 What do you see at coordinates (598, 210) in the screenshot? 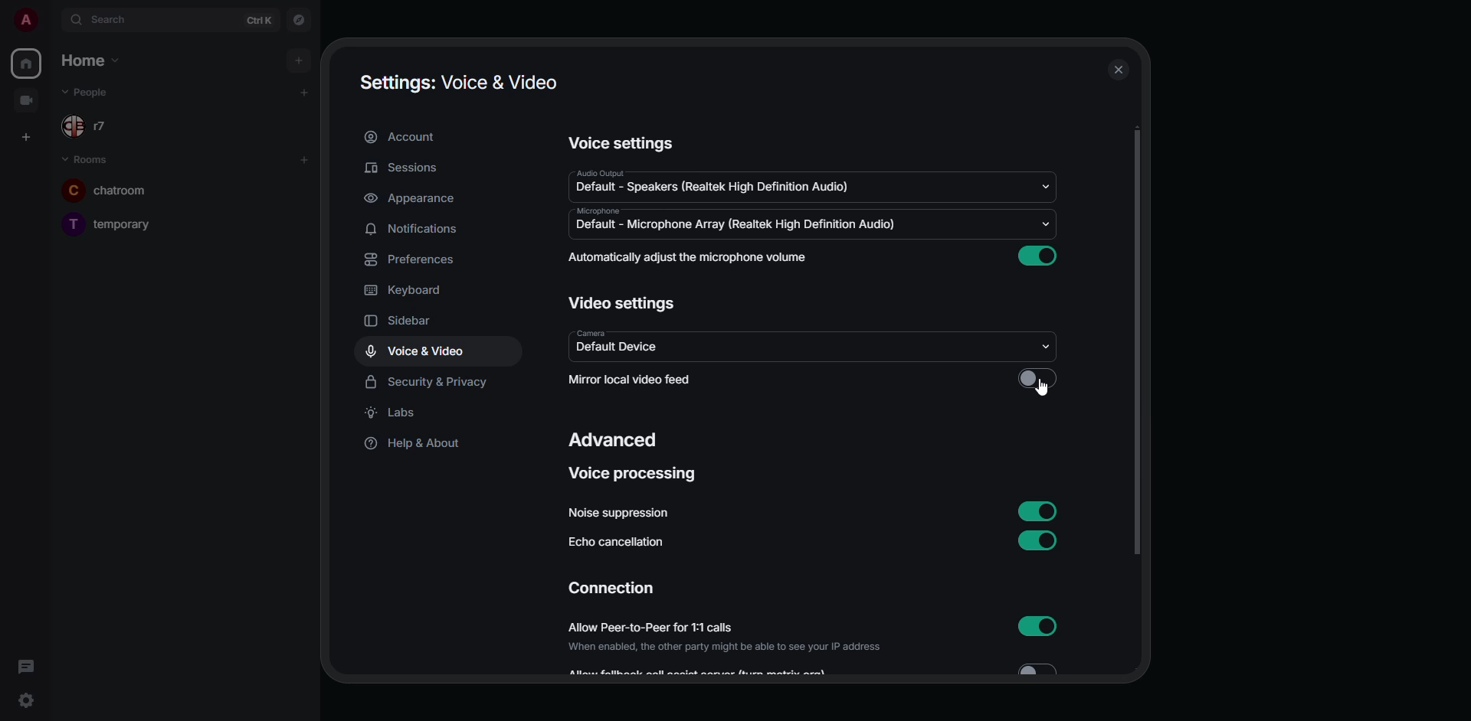
I see `microphone` at bounding box center [598, 210].